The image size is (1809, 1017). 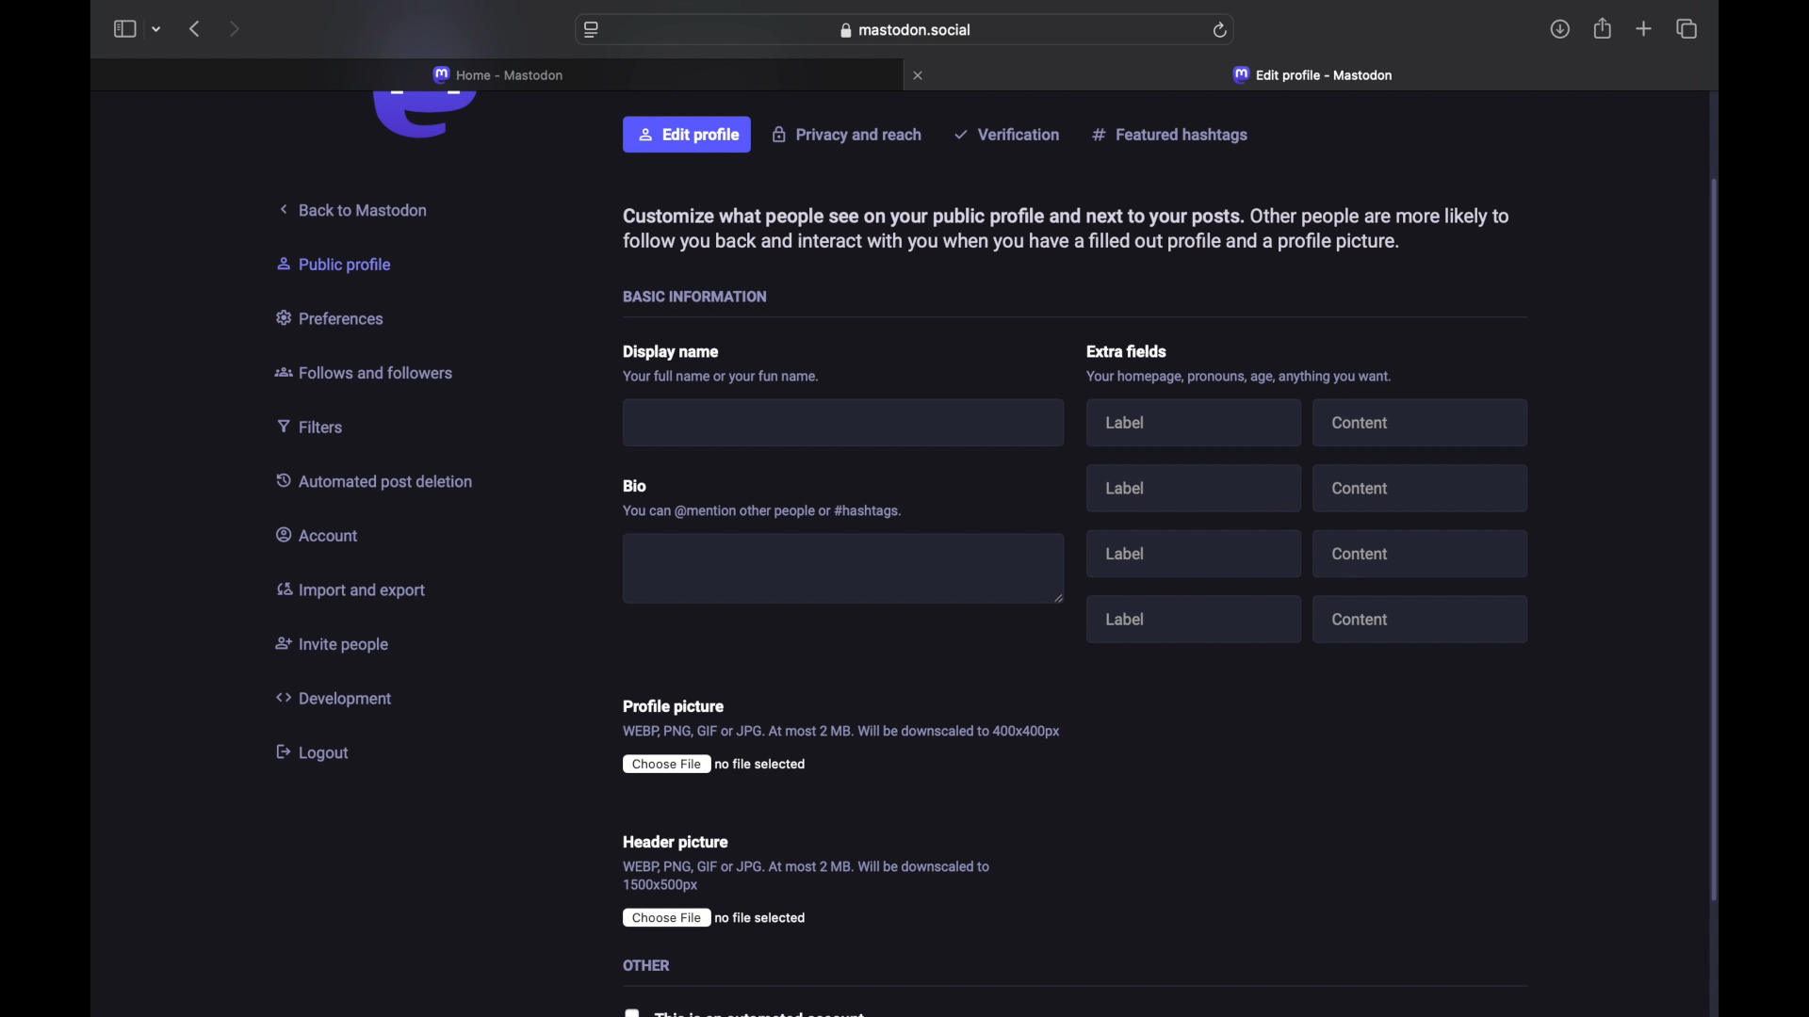 What do you see at coordinates (762, 918) in the screenshot?
I see `no file selected` at bounding box center [762, 918].